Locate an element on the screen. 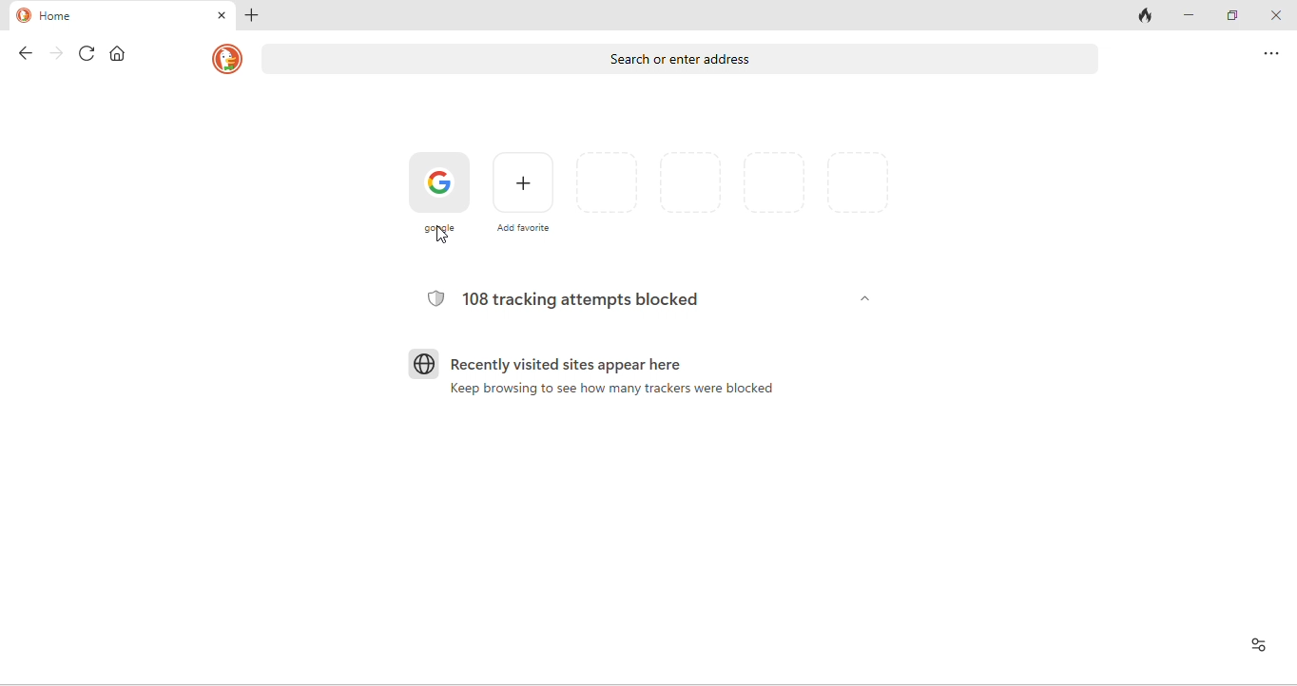 The image size is (1297, 686). option is located at coordinates (1270, 57).